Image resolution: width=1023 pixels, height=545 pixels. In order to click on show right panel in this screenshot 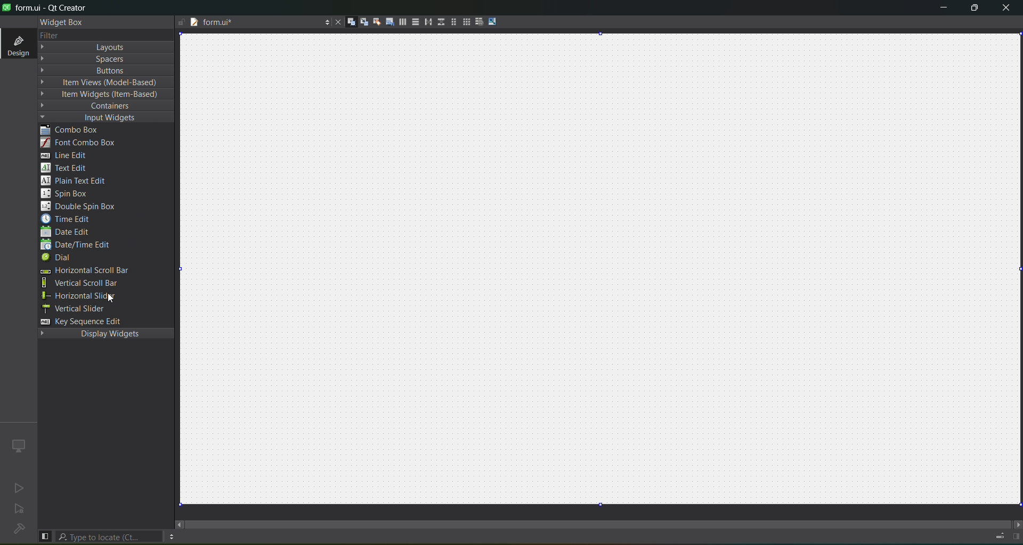, I will do `click(1017, 534)`.